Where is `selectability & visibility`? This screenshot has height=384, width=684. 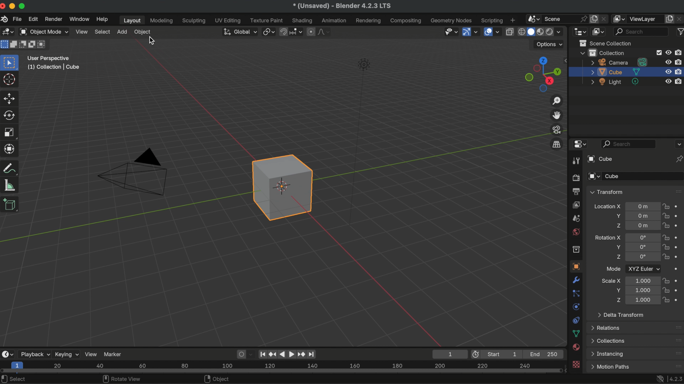 selectability & visibility is located at coordinates (450, 31).